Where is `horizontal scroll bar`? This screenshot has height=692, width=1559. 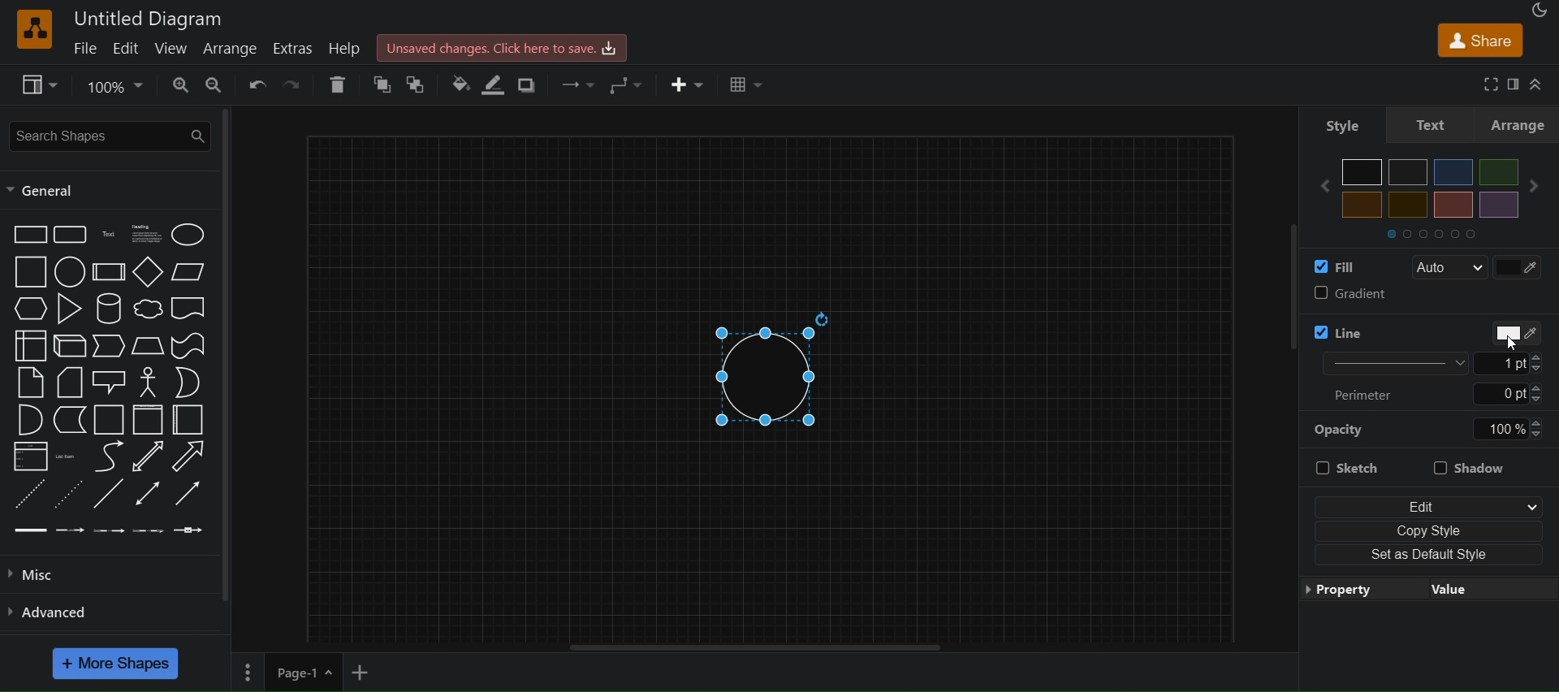 horizontal scroll bar is located at coordinates (756, 647).